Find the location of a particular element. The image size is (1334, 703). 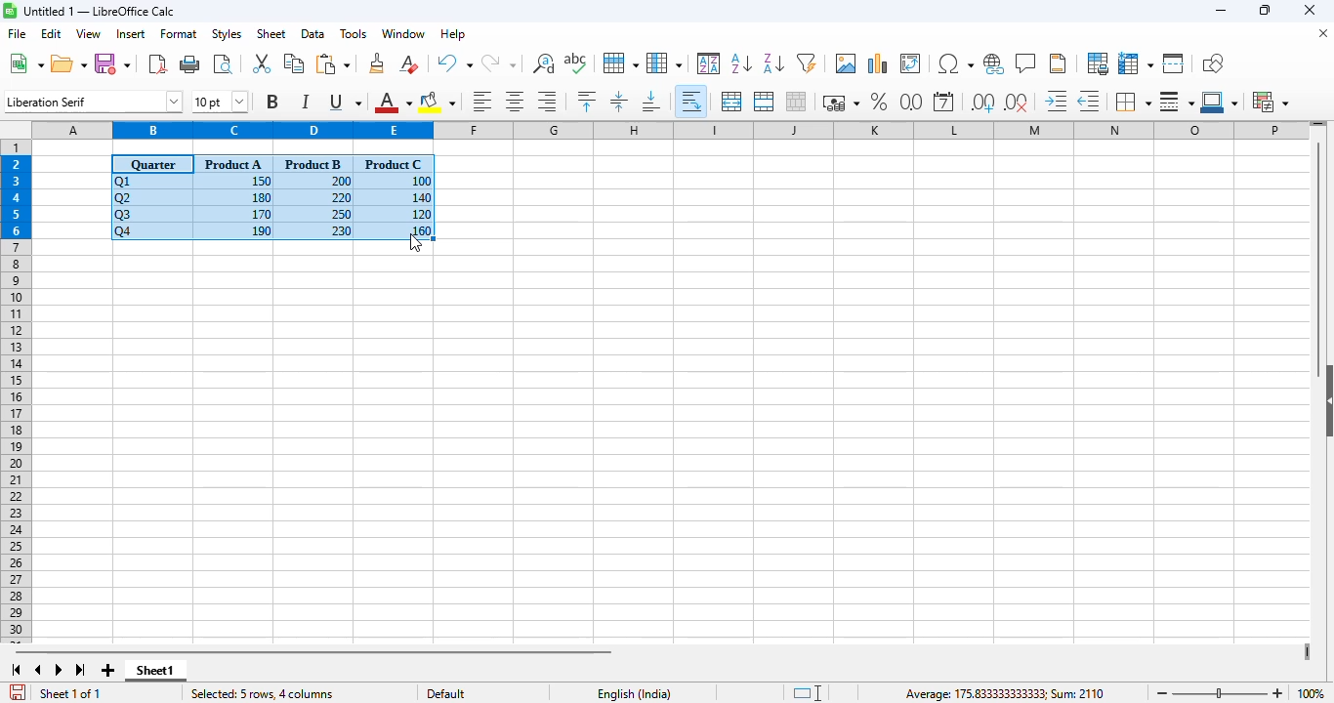

copy is located at coordinates (294, 63).